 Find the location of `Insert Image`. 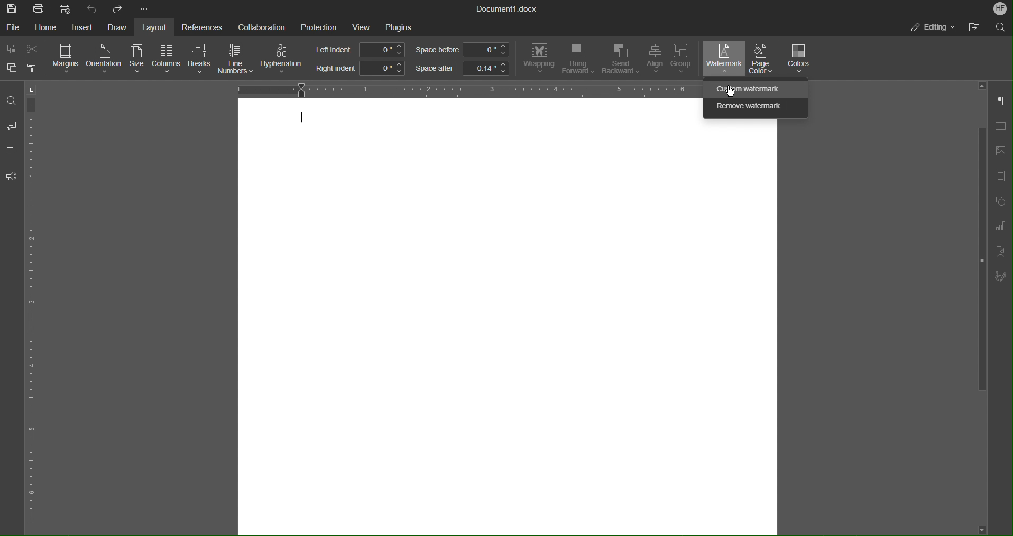

Insert Image is located at coordinates (1000, 151).